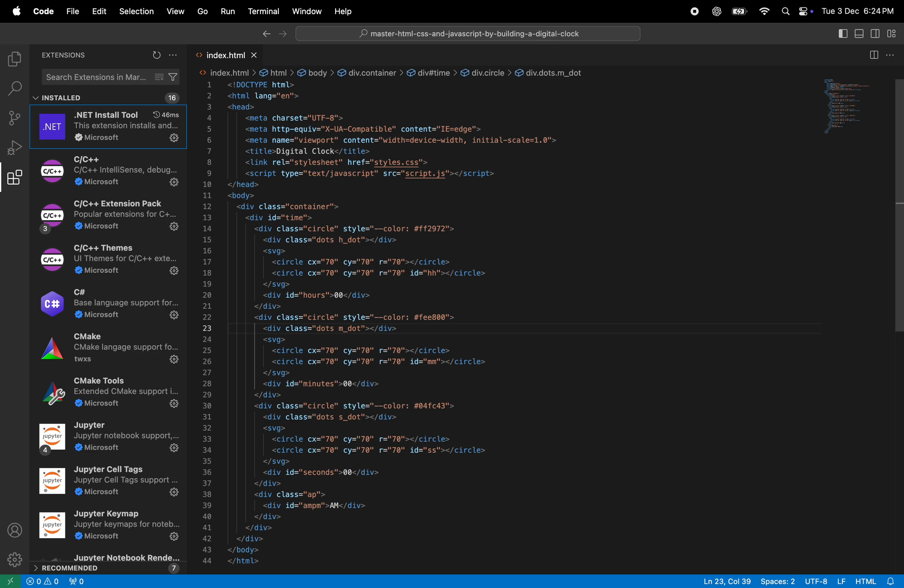  Describe the element at coordinates (110, 305) in the screenshot. I see `Extension C#` at that location.